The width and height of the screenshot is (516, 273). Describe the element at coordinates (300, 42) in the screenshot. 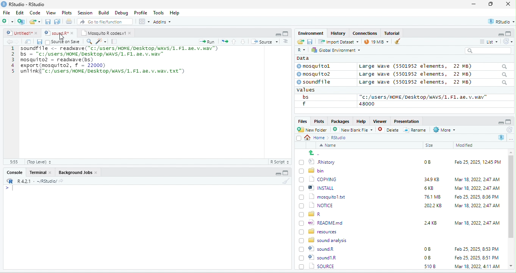

I see `open` at that location.